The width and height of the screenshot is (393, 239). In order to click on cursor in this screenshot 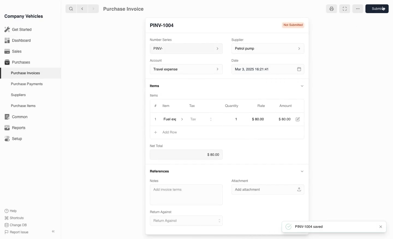, I will do `click(383, 9)`.